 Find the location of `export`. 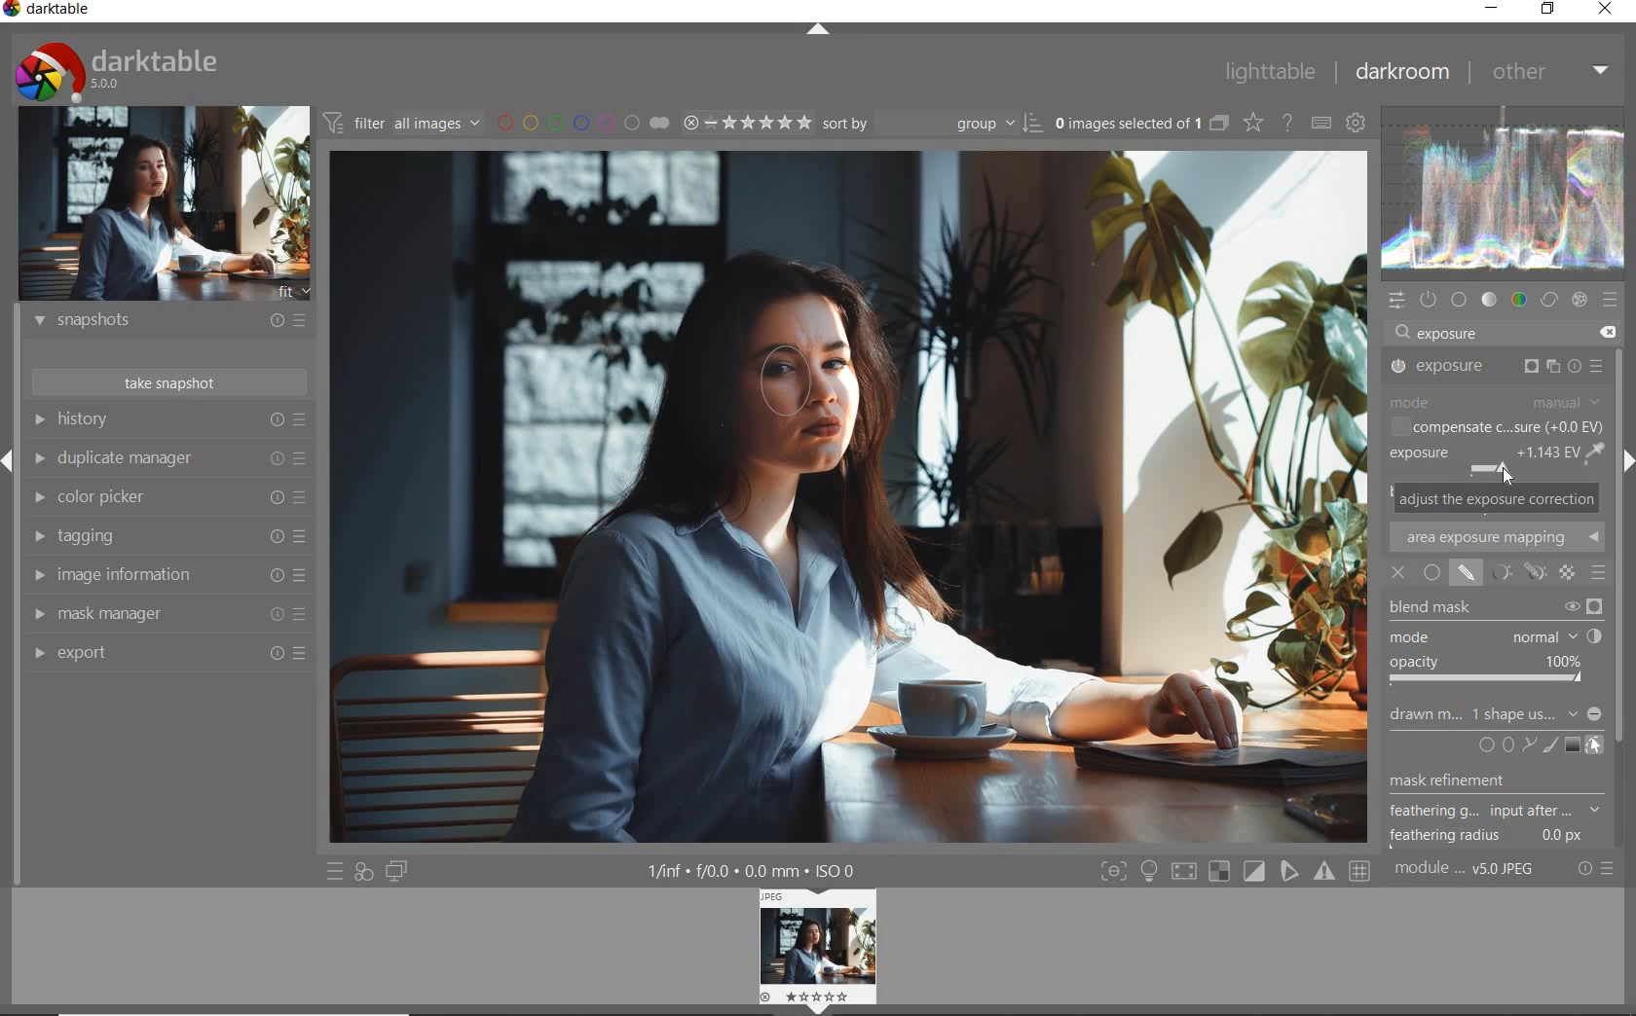

export is located at coordinates (168, 652).